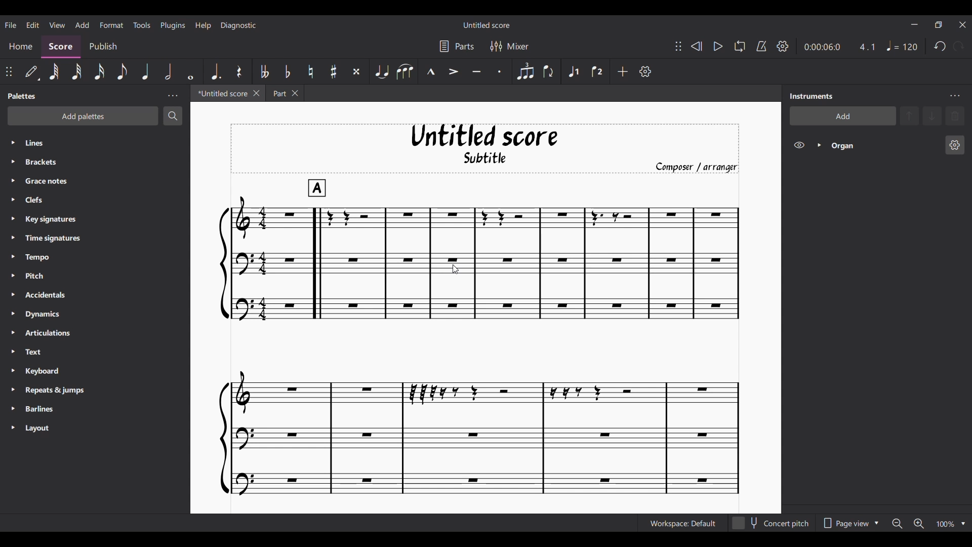 The width and height of the screenshot is (972, 547). What do you see at coordinates (142, 25) in the screenshot?
I see `Tools menu` at bounding box center [142, 25].